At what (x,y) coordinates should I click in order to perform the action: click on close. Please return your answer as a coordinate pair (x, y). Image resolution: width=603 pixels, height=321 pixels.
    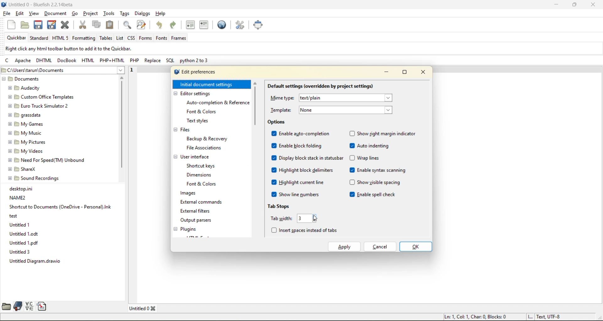
    Looking at the image, I should click on (424, 72).